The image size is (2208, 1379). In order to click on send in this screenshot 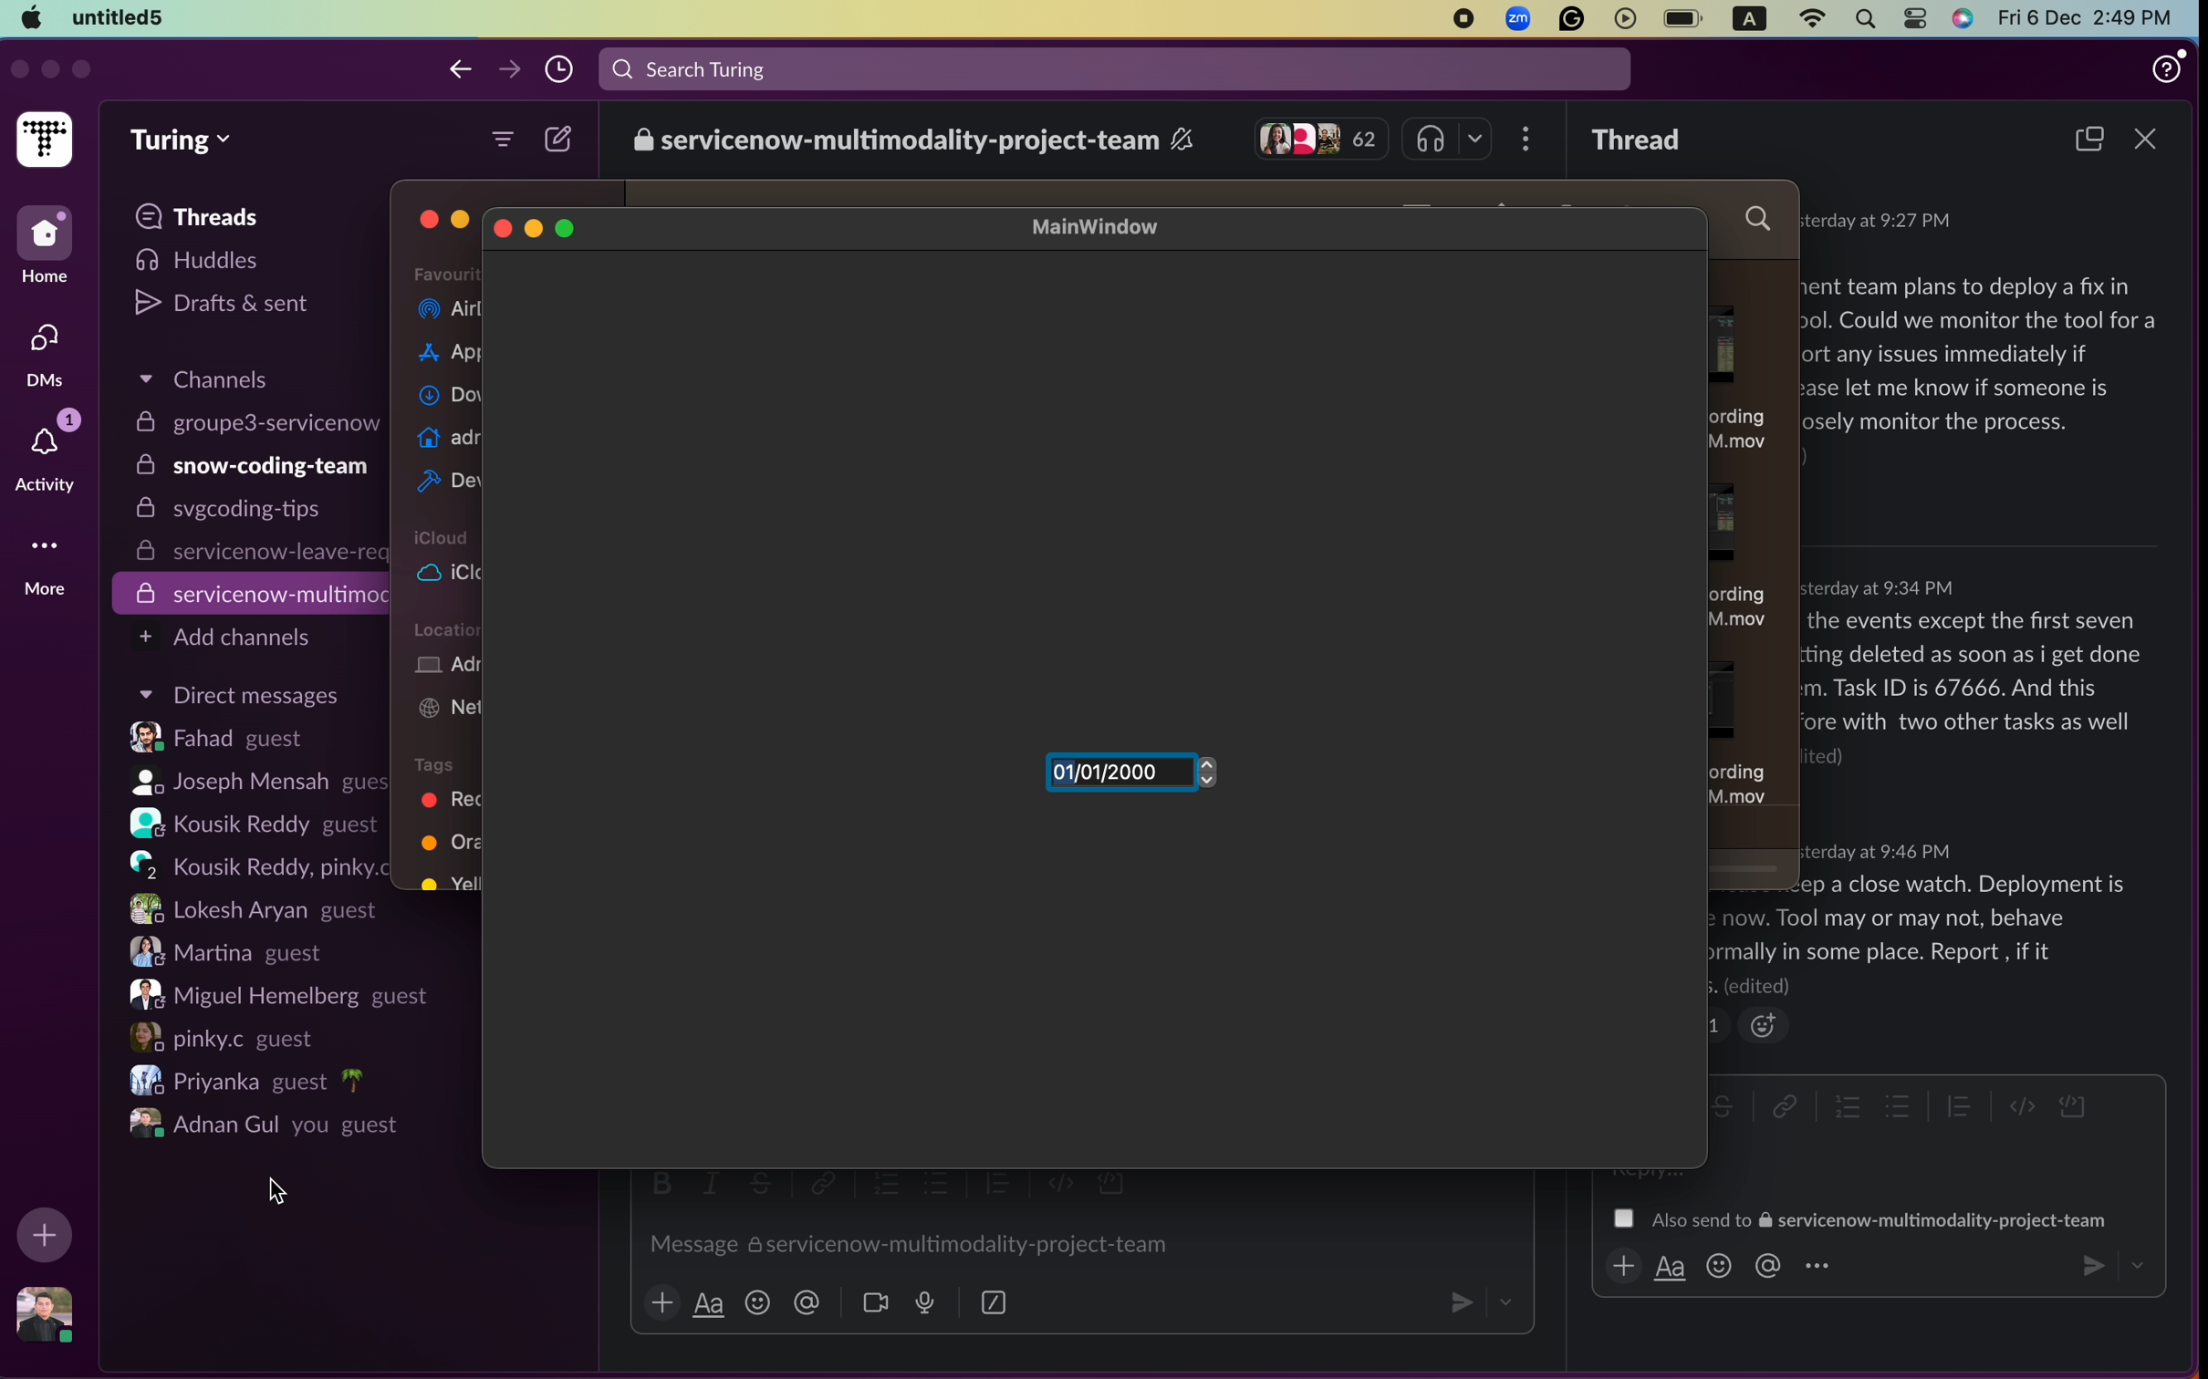, I will do `click(2088, 1264)`.